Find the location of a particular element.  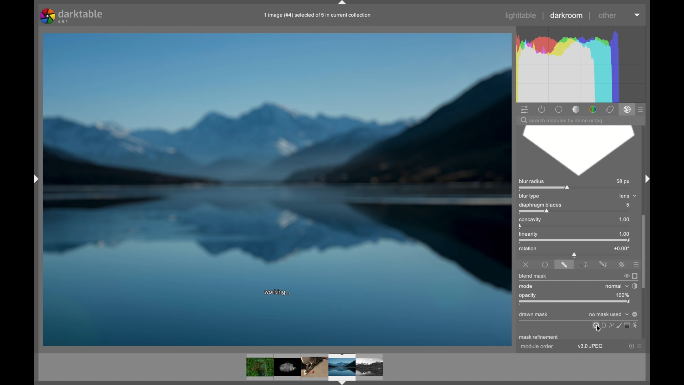

diaphragm blades is located at coordinates (541, 207).